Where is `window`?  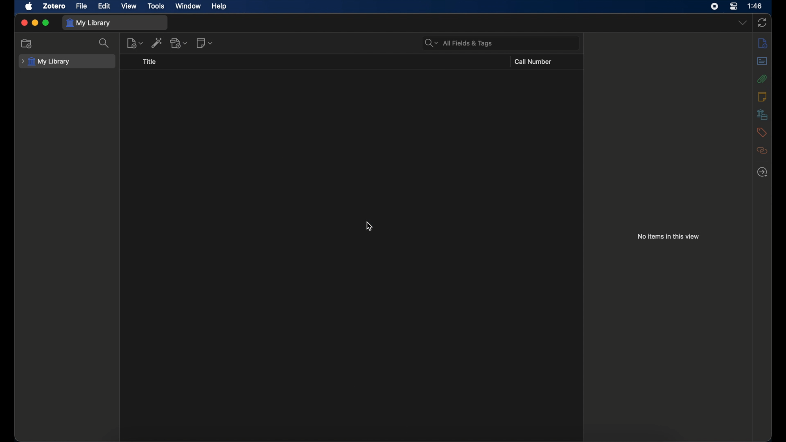 window is located at coordinates (188, 6).